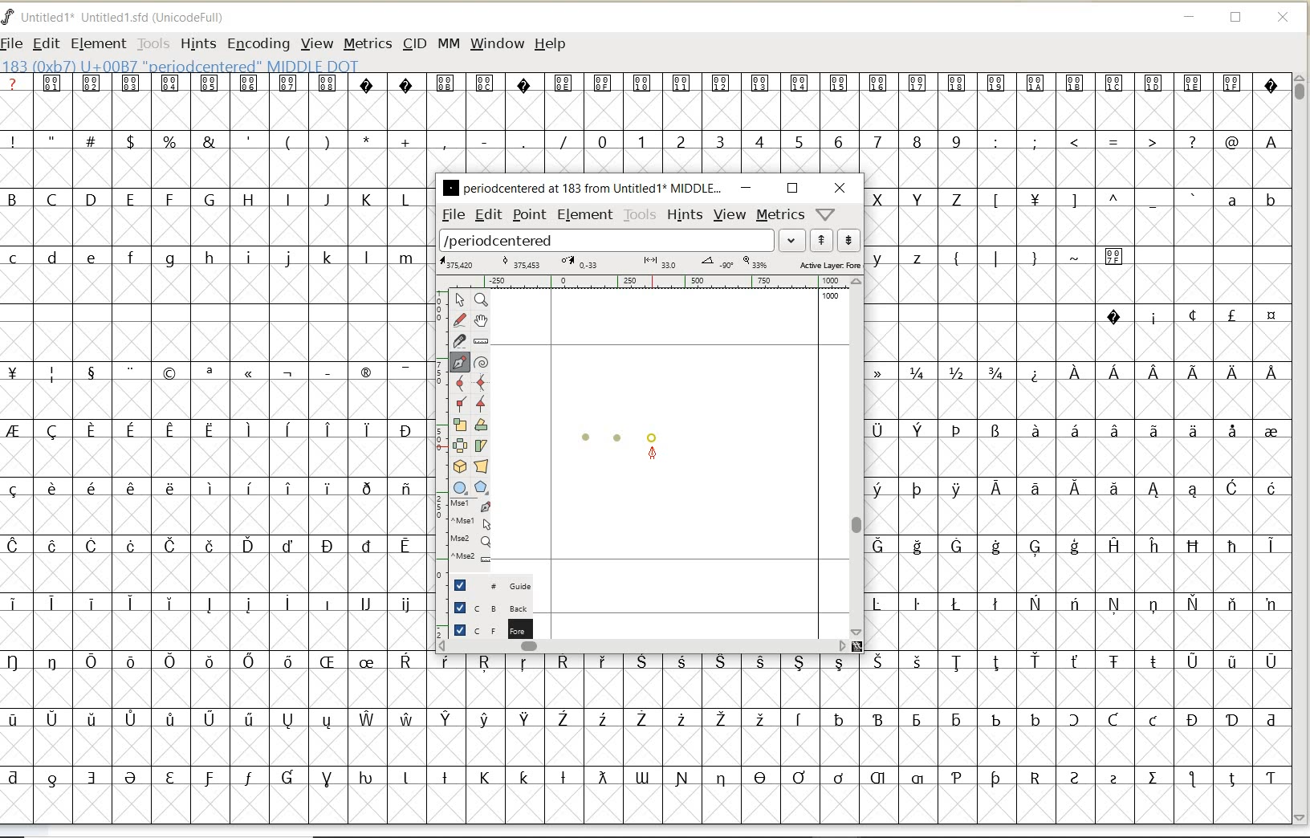 The image size is (1310, 838). I want to click on TOOLS, so click(153, 43).